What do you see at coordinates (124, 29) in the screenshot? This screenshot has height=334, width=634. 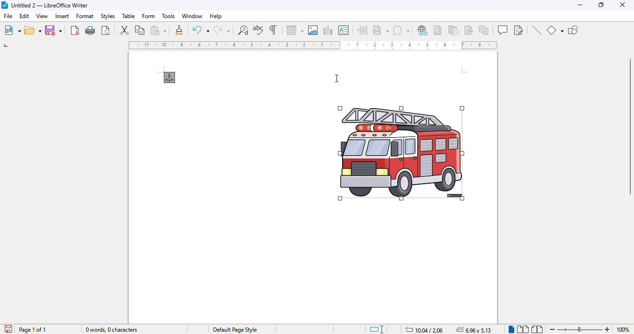 I see `cut` at bounding box center [124, 29].